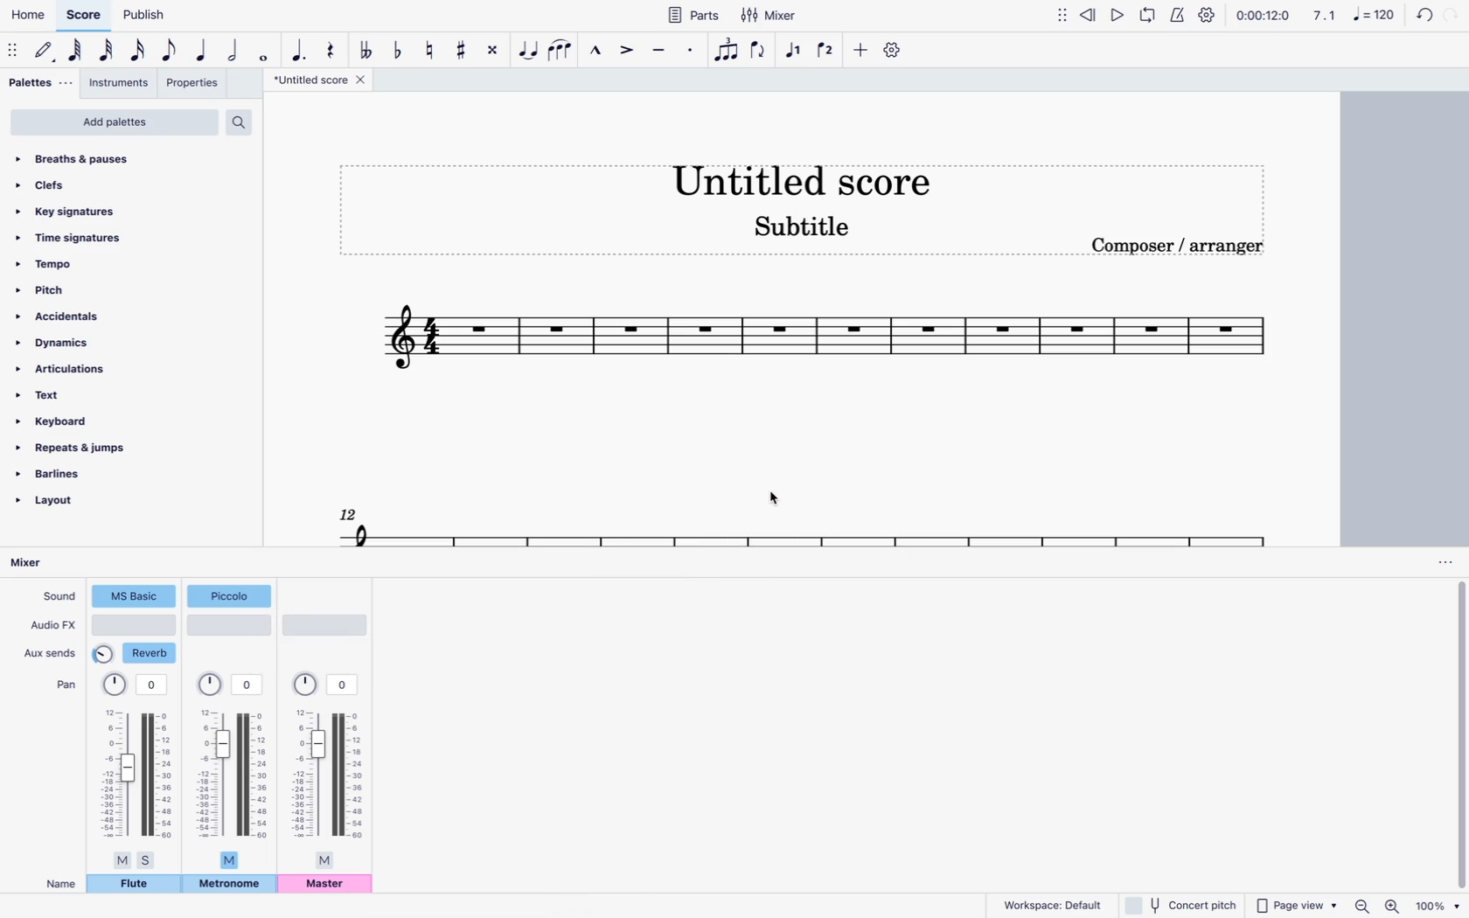  What do you see at coordinates (52, 627) in the screenshot?
I see `audio fx` at bounding box center [52, 627].